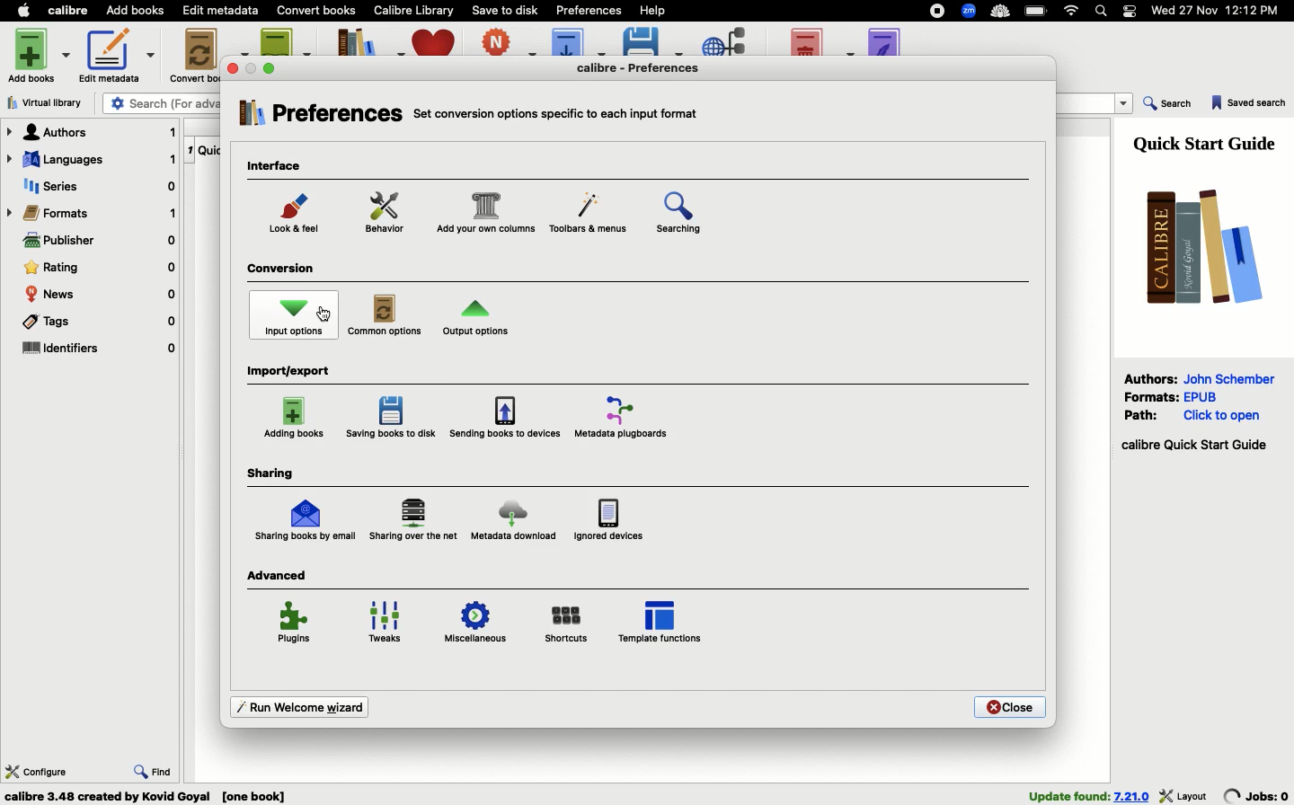 Image resolution: width=1294 pixels, height=805 pixels. Describe the element at coordinates (101, 295) in the screenshot. I see `News` at that location.